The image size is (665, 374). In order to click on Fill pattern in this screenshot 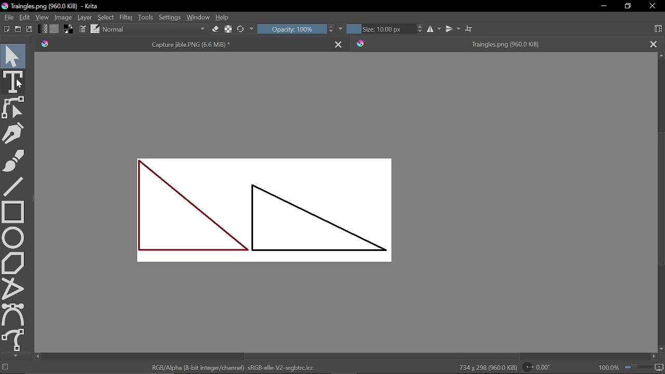, I will do `click(54, 29)`.